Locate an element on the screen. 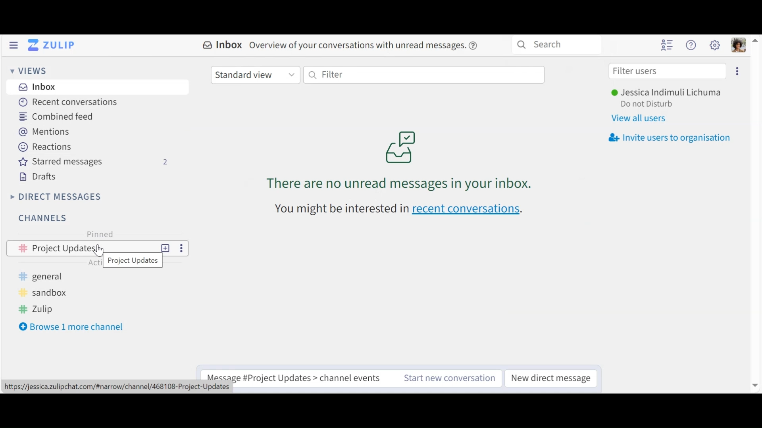 The height and width of the screenshot is (428, 762). View all users is located at coordinates (641, 118).